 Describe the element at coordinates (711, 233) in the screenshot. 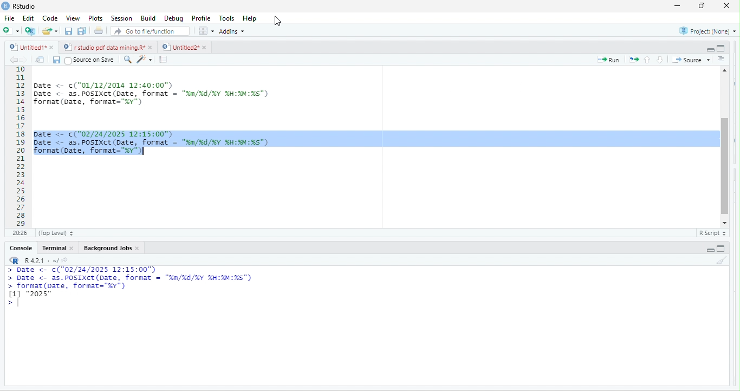

I see `R Script &` at that location.